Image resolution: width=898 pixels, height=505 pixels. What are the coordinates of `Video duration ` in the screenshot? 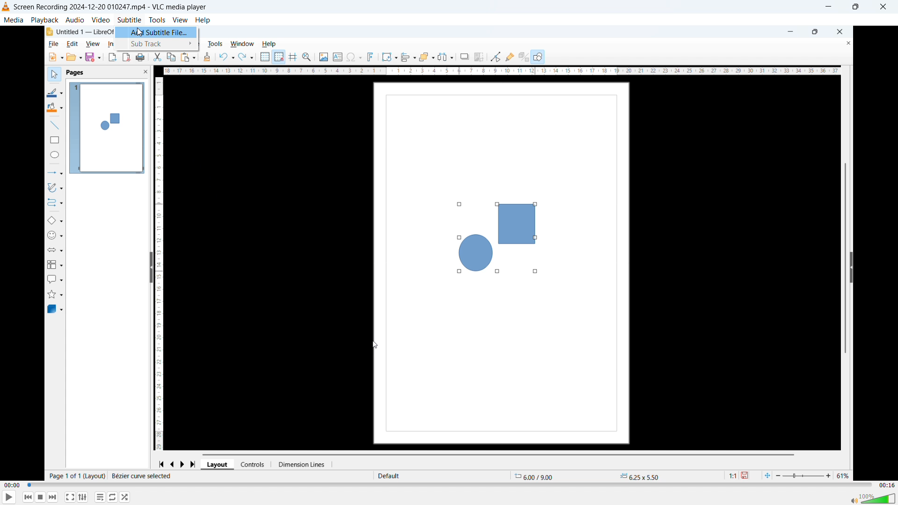 It's located at (886, 485).